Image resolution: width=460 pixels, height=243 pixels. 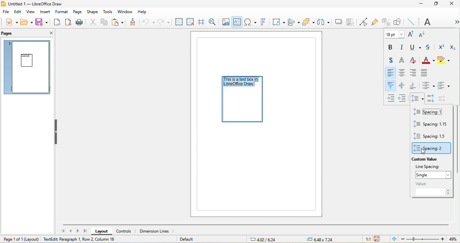 I want to click on first page, so click(x=61, y=231).